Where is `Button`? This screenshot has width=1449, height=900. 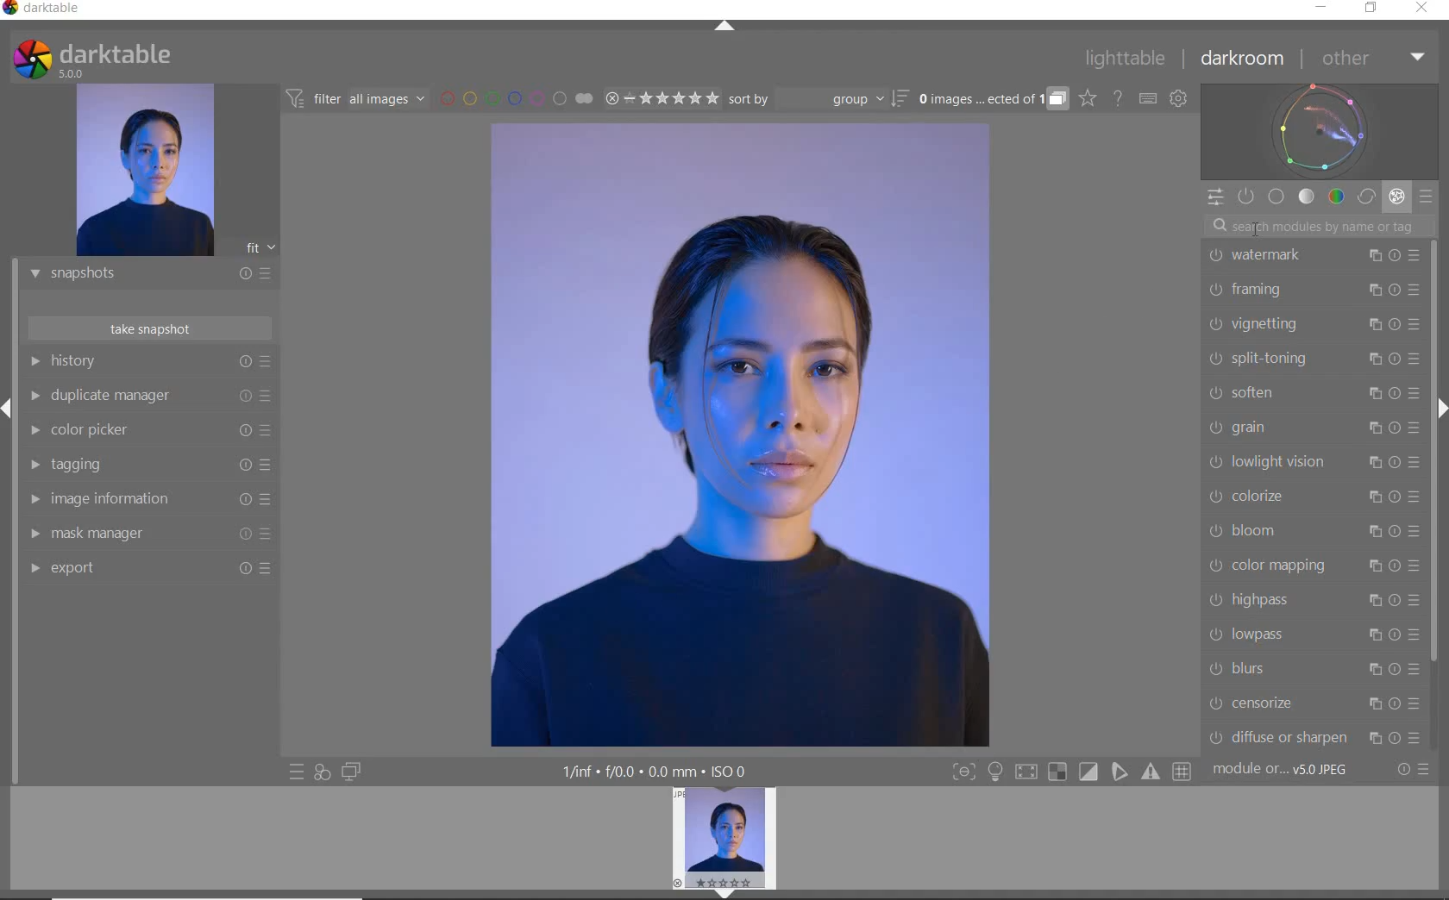 Button is located at coordinates (963, 773).